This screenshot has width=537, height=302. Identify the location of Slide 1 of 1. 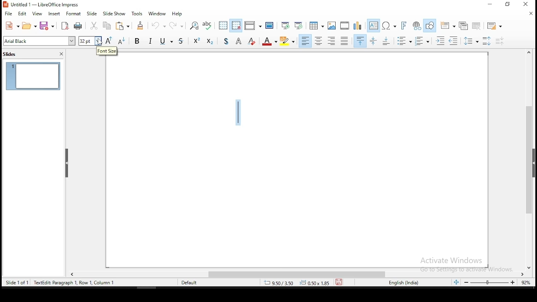
(58, 282).